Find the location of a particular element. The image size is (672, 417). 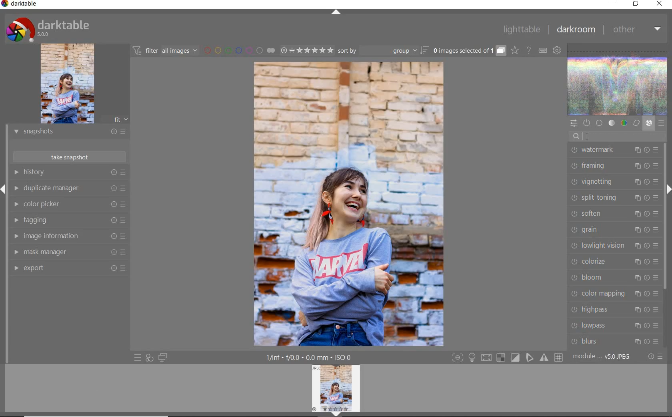

grain is located at coordinates (615, 229).